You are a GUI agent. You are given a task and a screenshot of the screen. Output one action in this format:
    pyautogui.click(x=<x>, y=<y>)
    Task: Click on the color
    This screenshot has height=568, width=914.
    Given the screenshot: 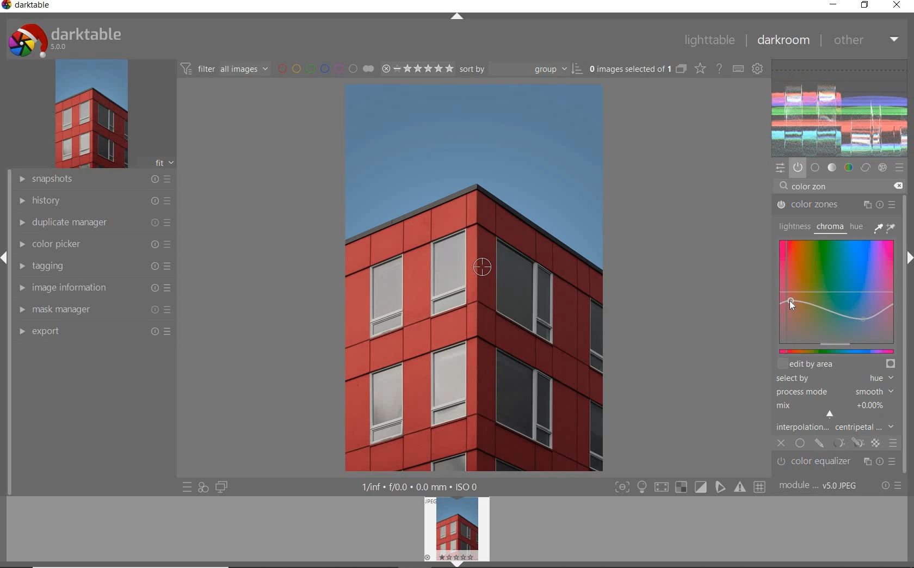 What is the action you would take?
    pyautogui.click(x=848, y=168)
    